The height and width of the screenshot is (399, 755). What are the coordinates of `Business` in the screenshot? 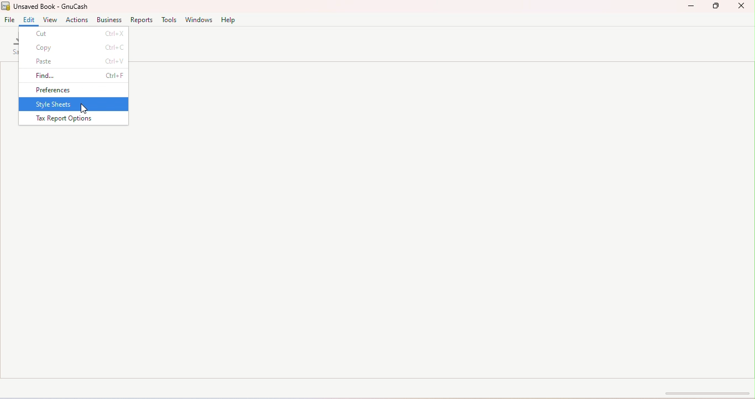 It's located at (108, 20).